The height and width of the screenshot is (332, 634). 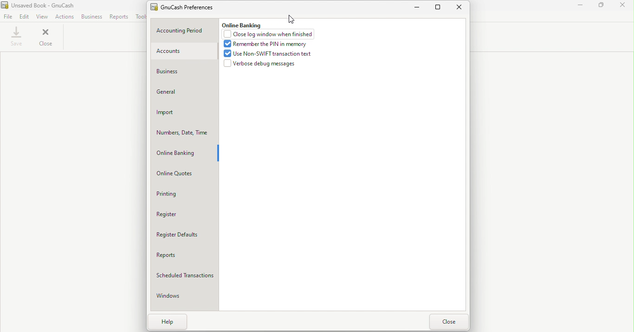 I want to click on Remember the PIN in memory, so click(x=265, y=44).